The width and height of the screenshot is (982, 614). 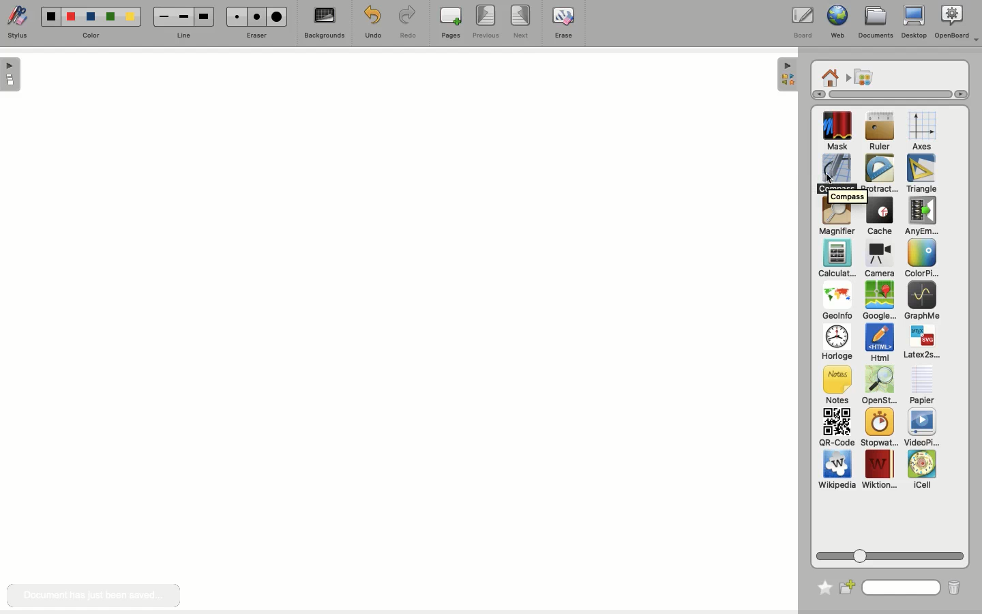 I want to click on Trash, so click(x=953, y=587).